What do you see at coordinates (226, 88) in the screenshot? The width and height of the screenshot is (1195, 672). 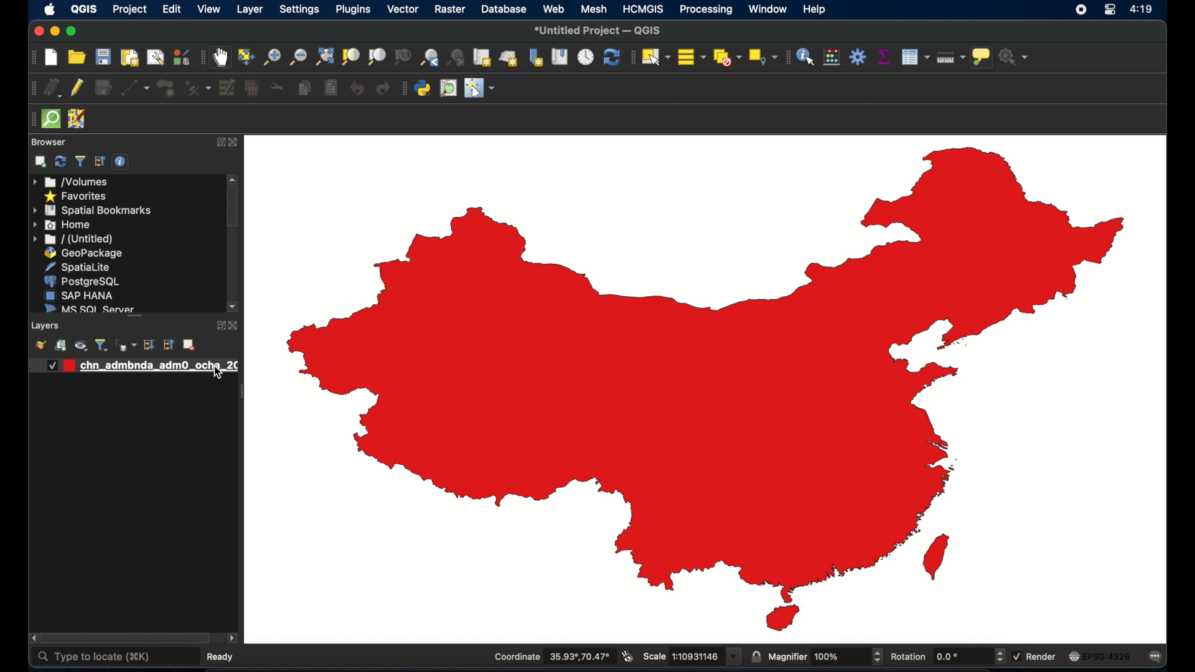 I see `modify attributes` at bounding box center [226, 88].